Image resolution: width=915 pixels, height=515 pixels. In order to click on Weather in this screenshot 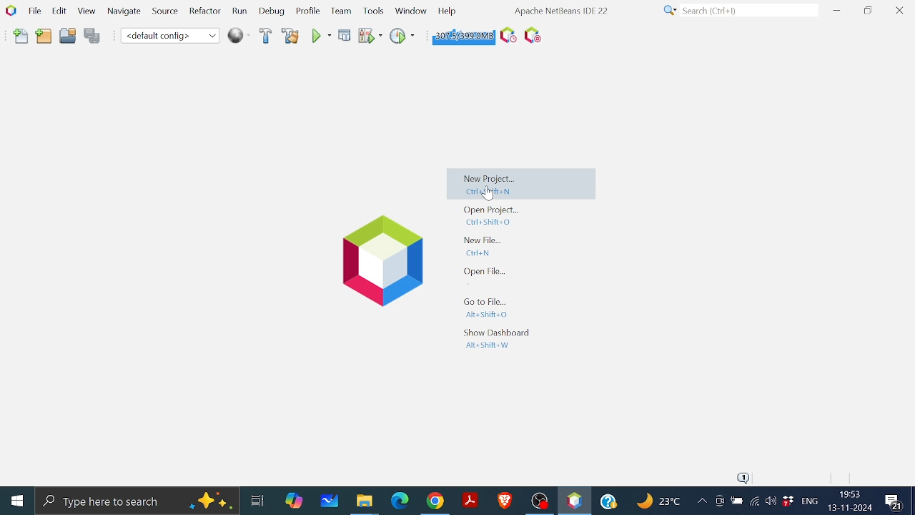, I will do `click(661, 503)`.